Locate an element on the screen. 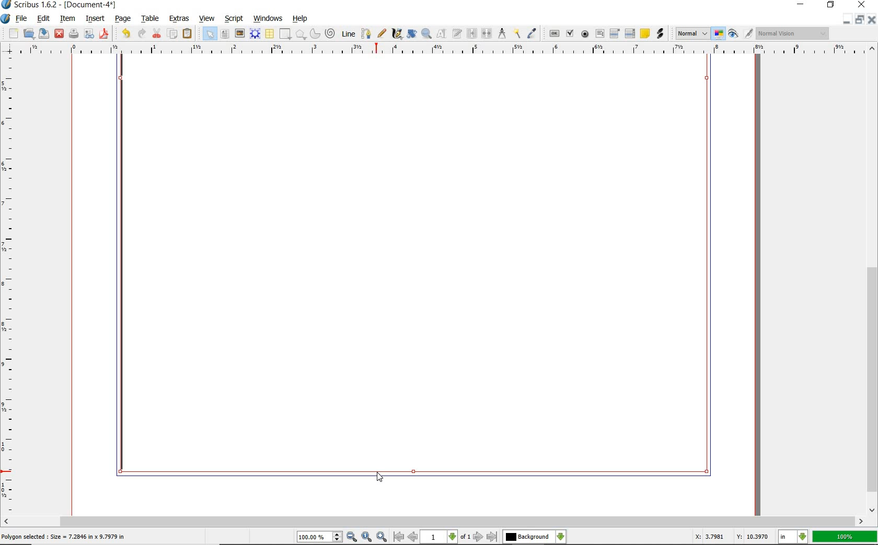 The width and height of the screenshot is (878, 545). eye dropper is located at coordinates (532, 32).